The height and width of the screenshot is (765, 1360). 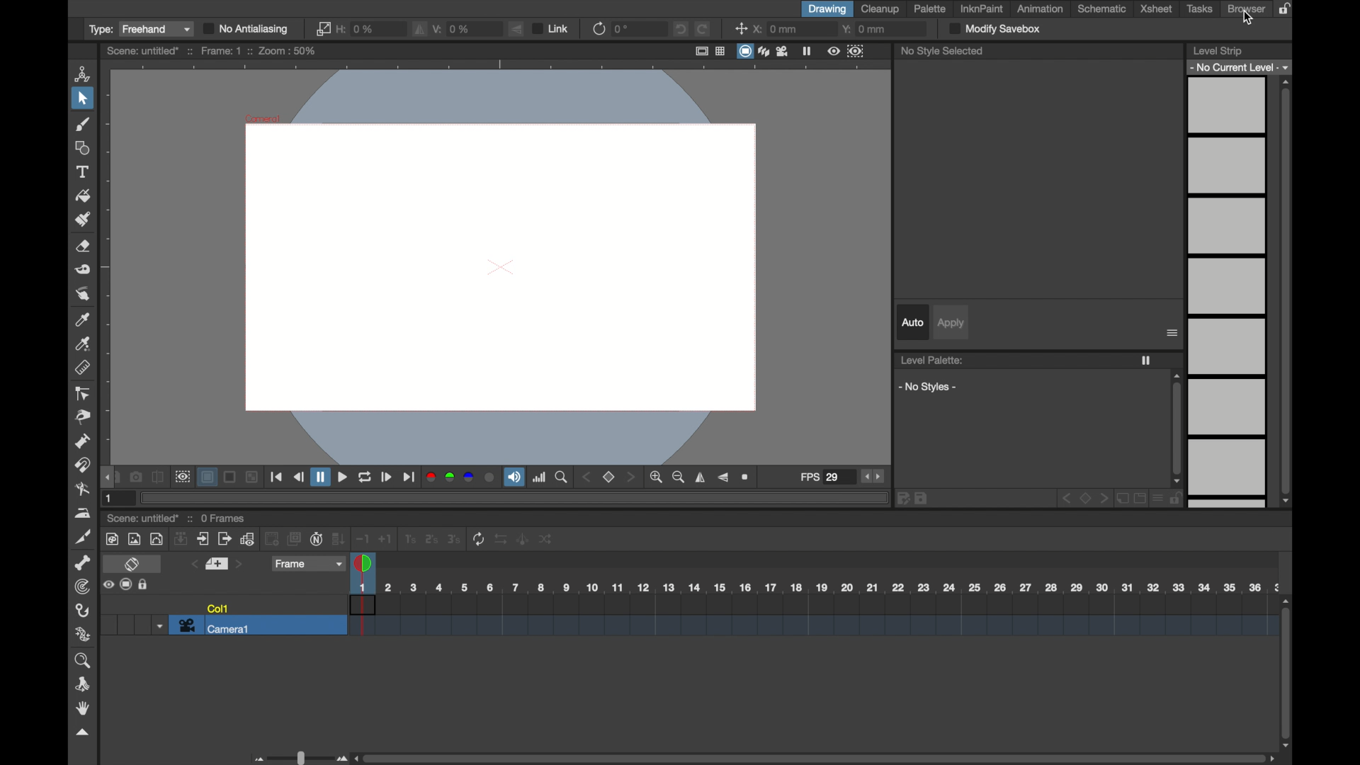 What do you see at coordinates (84, 418) in the screenshot?
I see `pinch tool` at bounding box center [84, 418].